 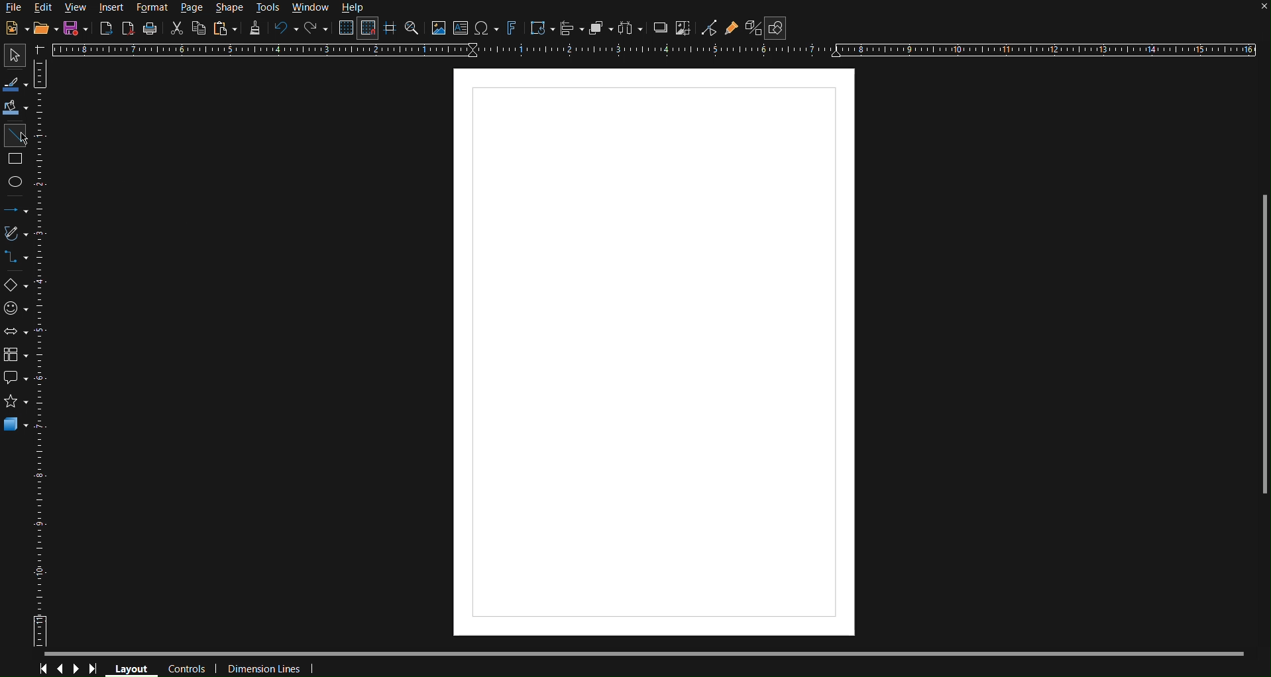 What do you see at coordinates (513, 28) in the screenshot?
I see `Fontworks` at bounding box center [513, 28].